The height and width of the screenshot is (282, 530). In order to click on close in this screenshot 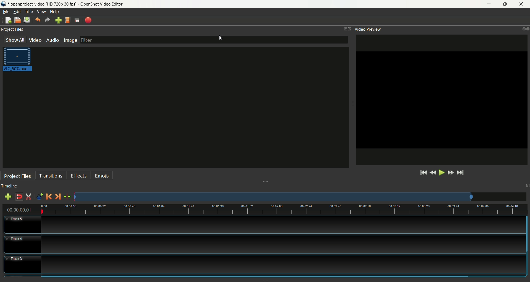, I will do `click(522, 4)`.